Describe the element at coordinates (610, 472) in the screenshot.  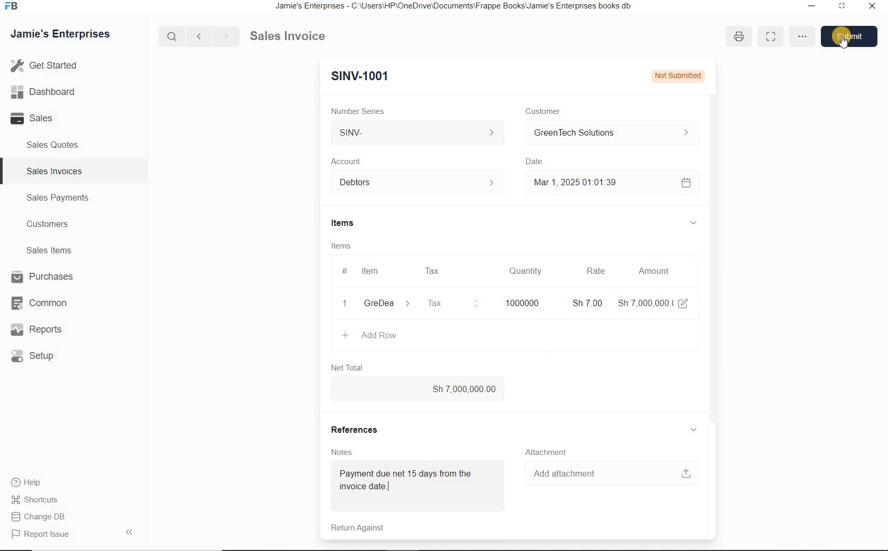
I see `‘Add attachment` at that location.